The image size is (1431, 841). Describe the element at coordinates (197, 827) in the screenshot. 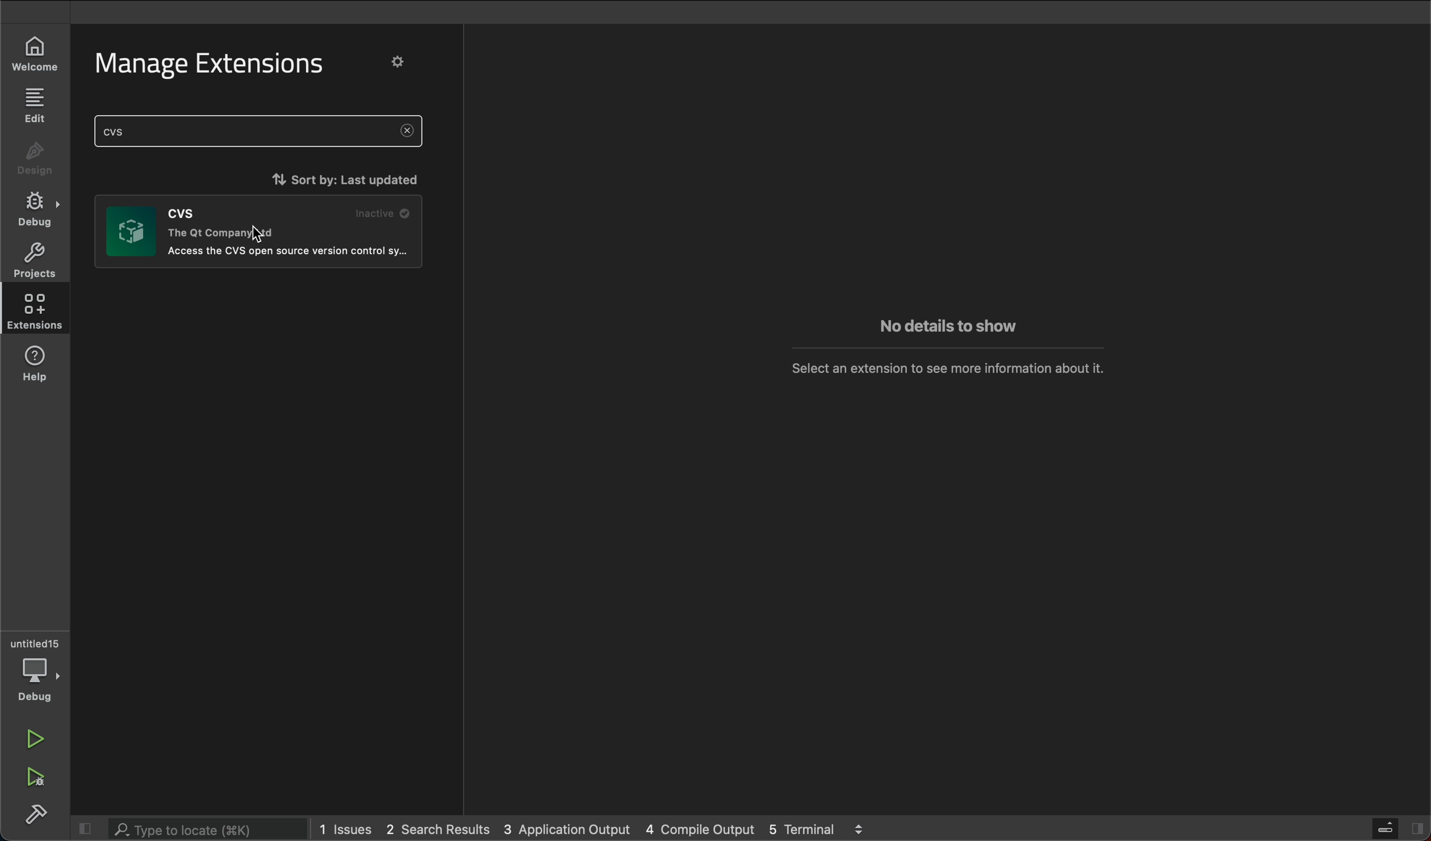

I see `search` at that location.